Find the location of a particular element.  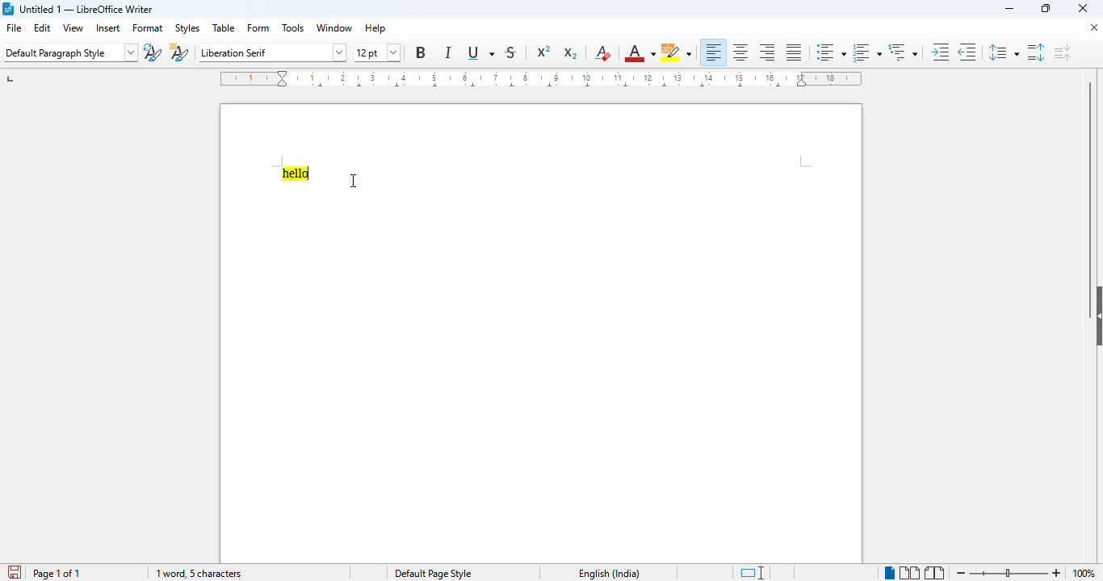

align center is located at coordinates (740, 52).